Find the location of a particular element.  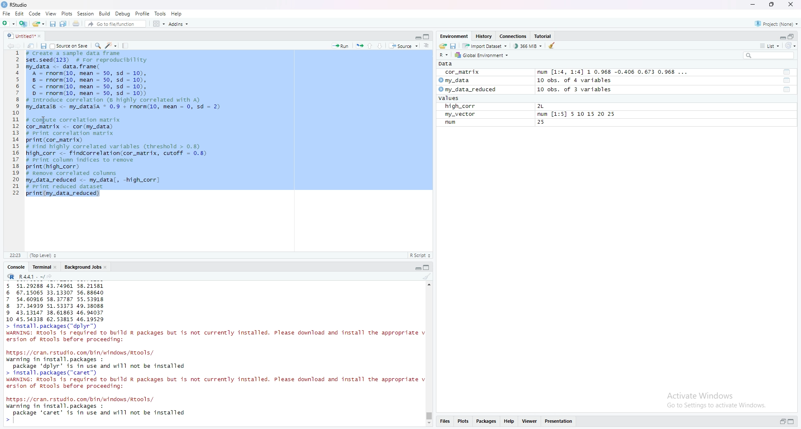

Build is located at coordinates (104, 14).